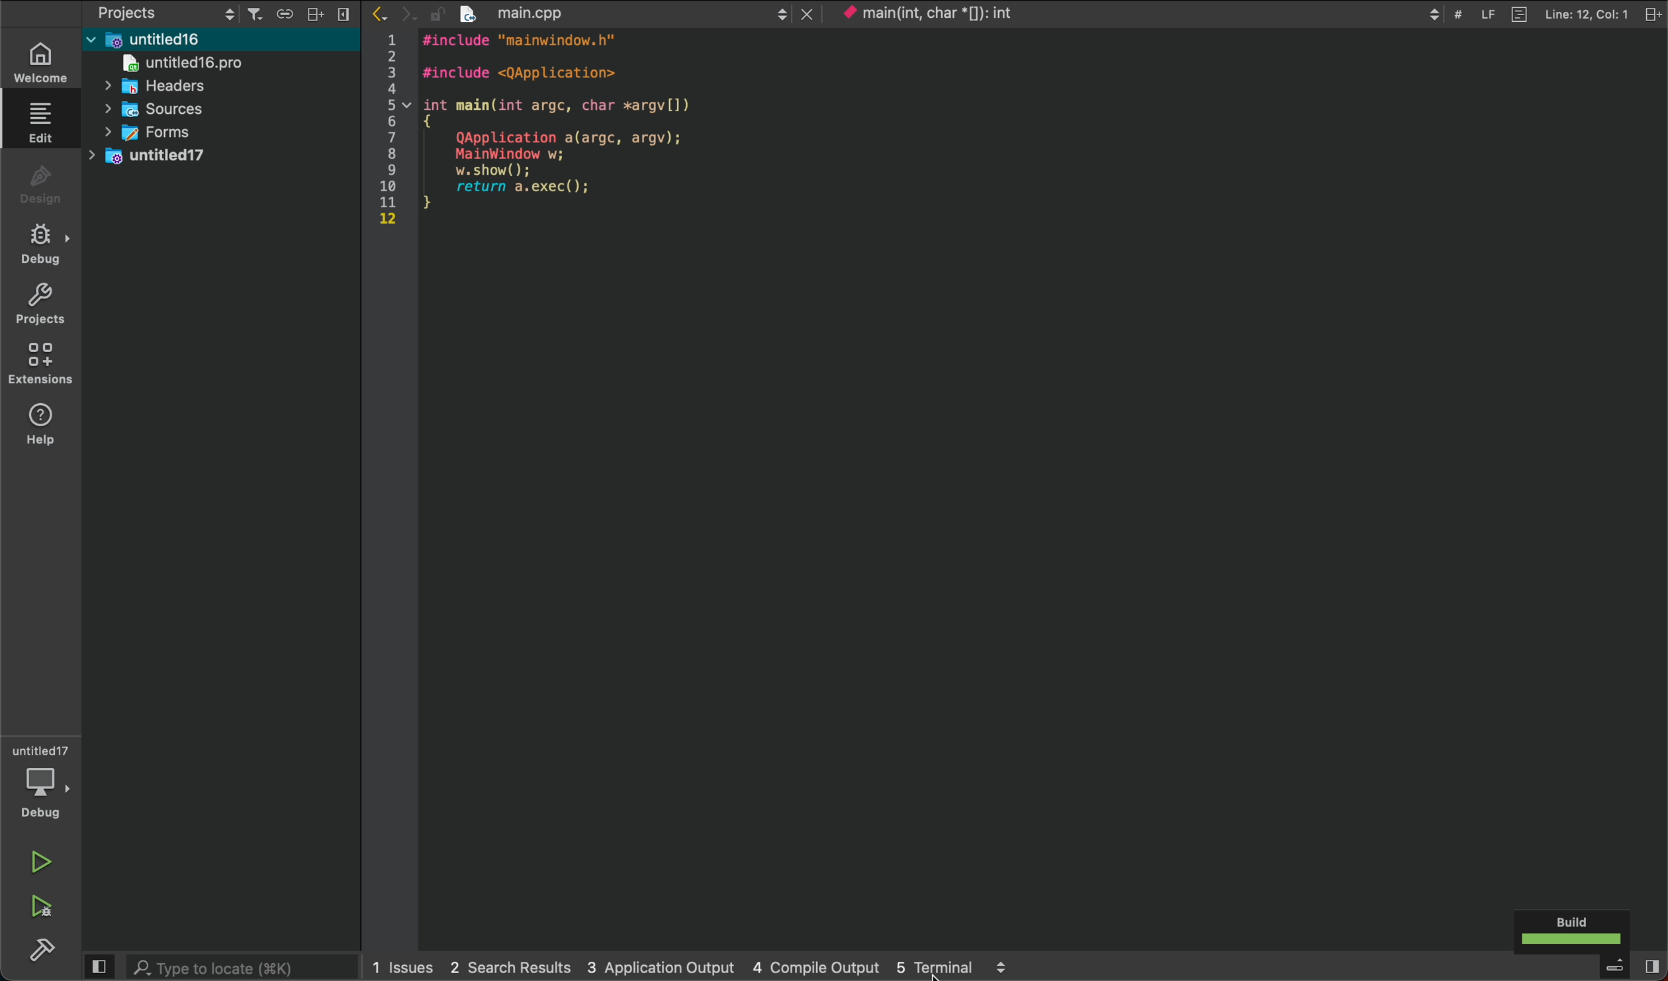 The image size is (1668, 981). I want to click on Application Output, so click(658, 966).